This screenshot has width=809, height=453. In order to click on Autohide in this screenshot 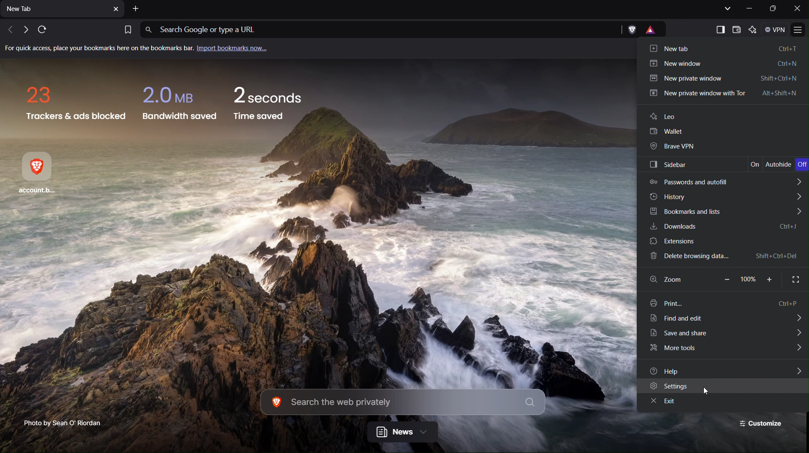, I will do `click(780, 165)`.